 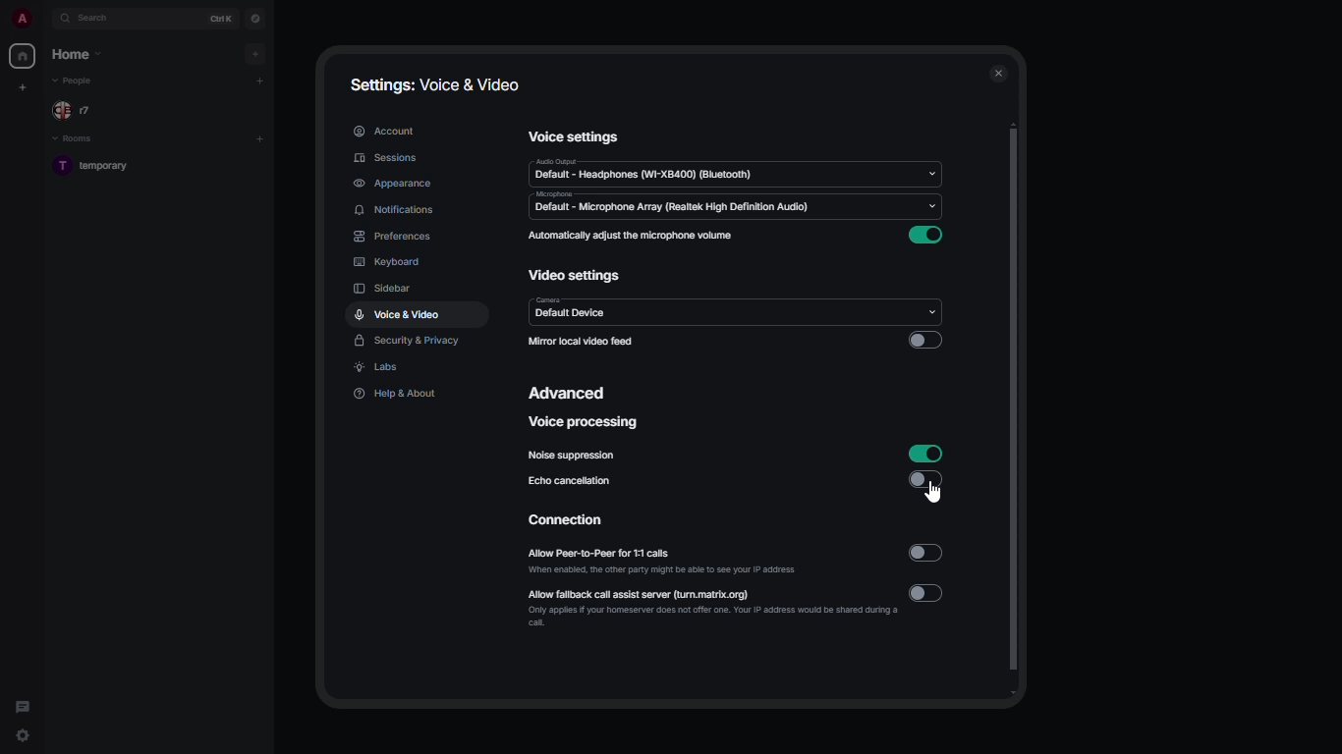 I want to click on rooms, so click(x=80, y=138).